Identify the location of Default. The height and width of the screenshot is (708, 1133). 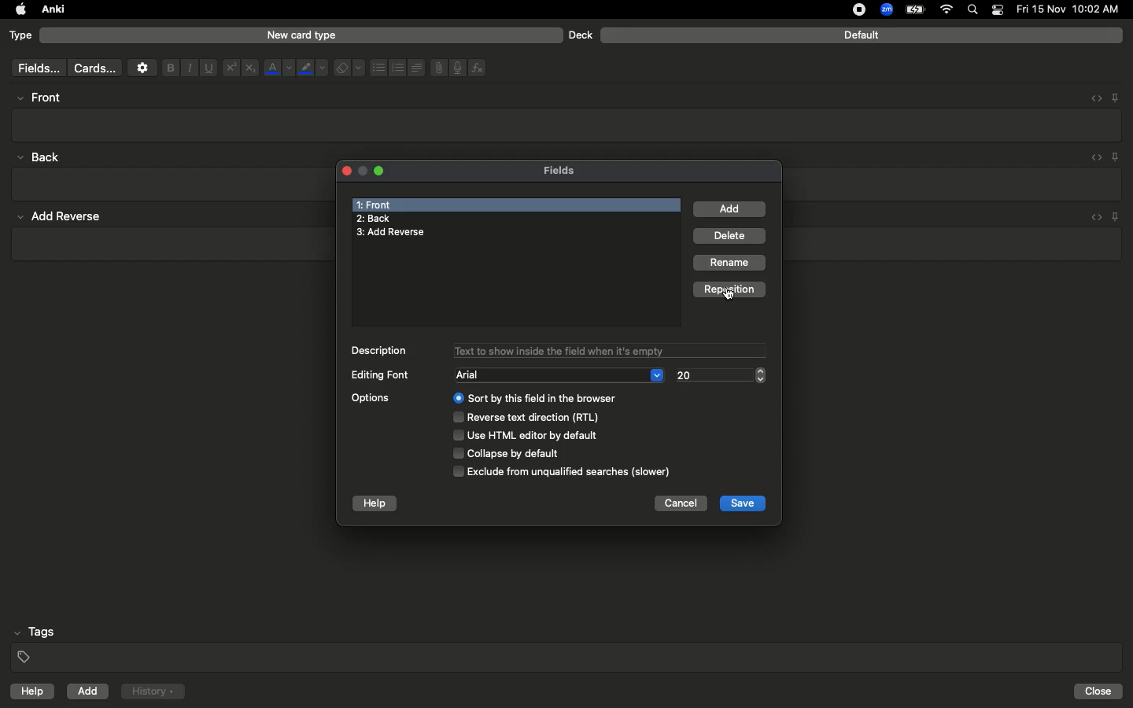
(862, 35).